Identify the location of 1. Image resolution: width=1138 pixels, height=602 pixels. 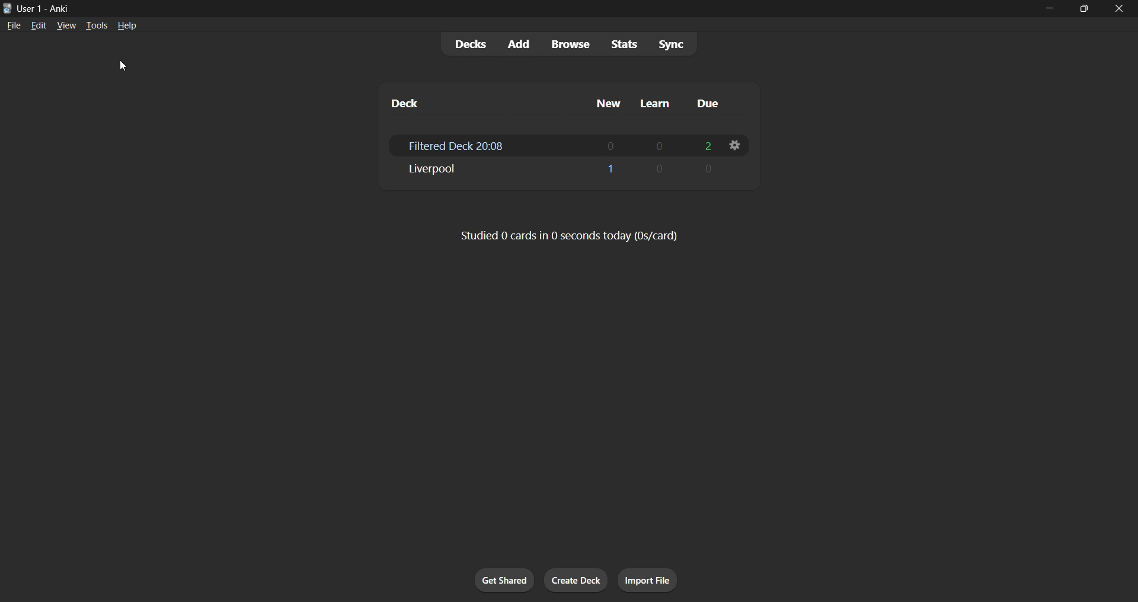
(612, 146).